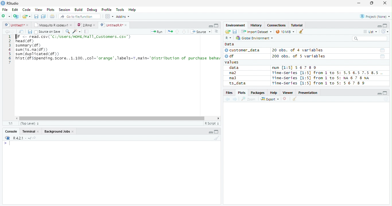 The height and width of the screenshot is (206, 392). What do you see at coordinates (229, 93) in the screenshot?
I see `Files` at bounding box center [229, 93].